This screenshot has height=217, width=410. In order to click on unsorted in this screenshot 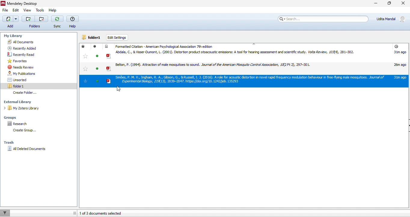, I will do `click(23, 80)`.